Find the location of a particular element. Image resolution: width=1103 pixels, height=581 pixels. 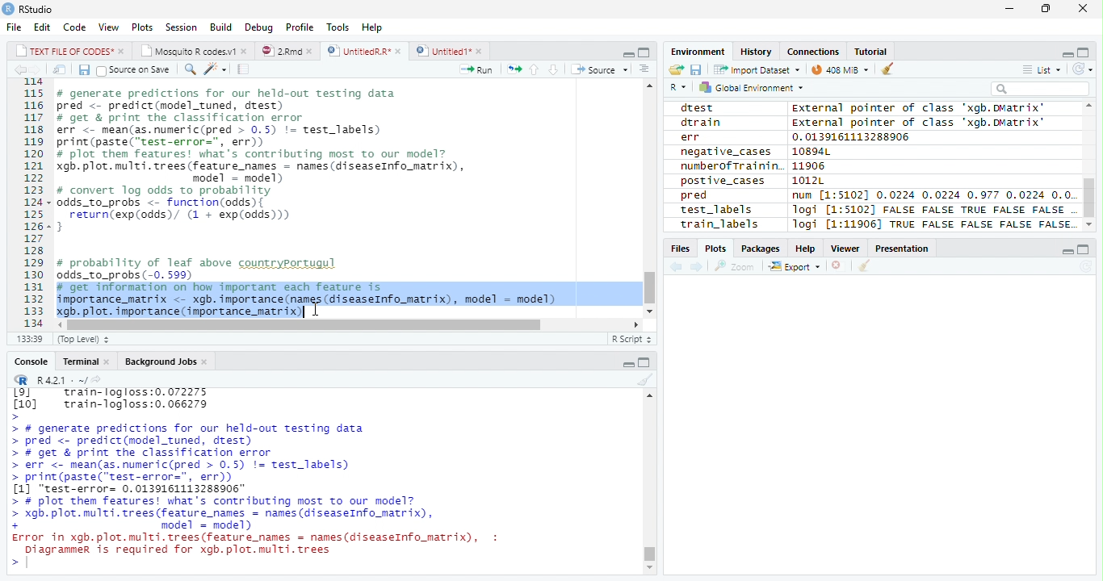

Next is located at coordinates (40, 69).